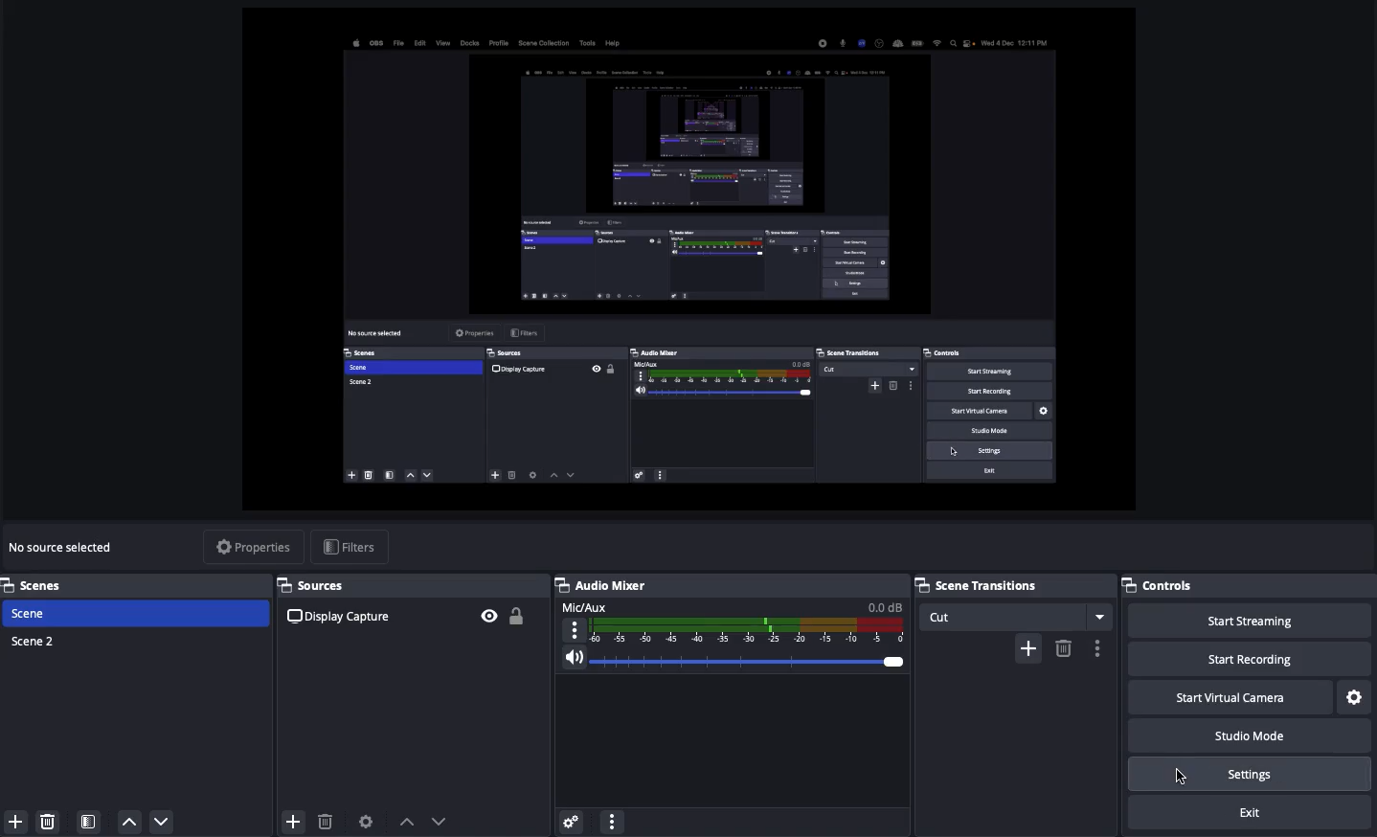 This screenshot has height=837, width=1377. What do you see at coordinates (440, 819) in the screenshot?
I see `Down` at bounding box center [440, 819].